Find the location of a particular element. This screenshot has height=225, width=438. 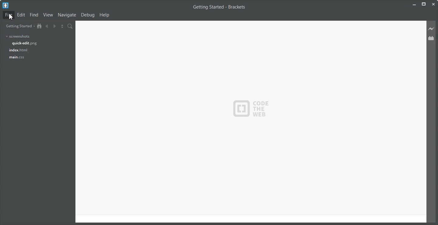

File is located at coordinates (9, 15).